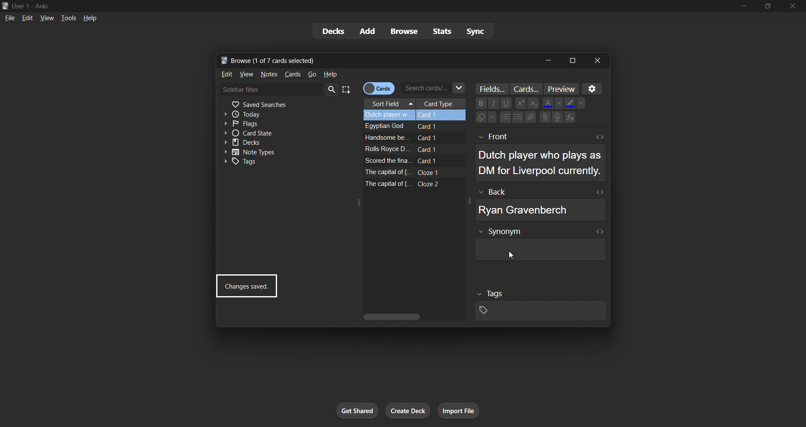 This screenshot has width=806, height=427. Describe the element at coordinates (572, 61) in the screenshot. I see `maximize` at that location.